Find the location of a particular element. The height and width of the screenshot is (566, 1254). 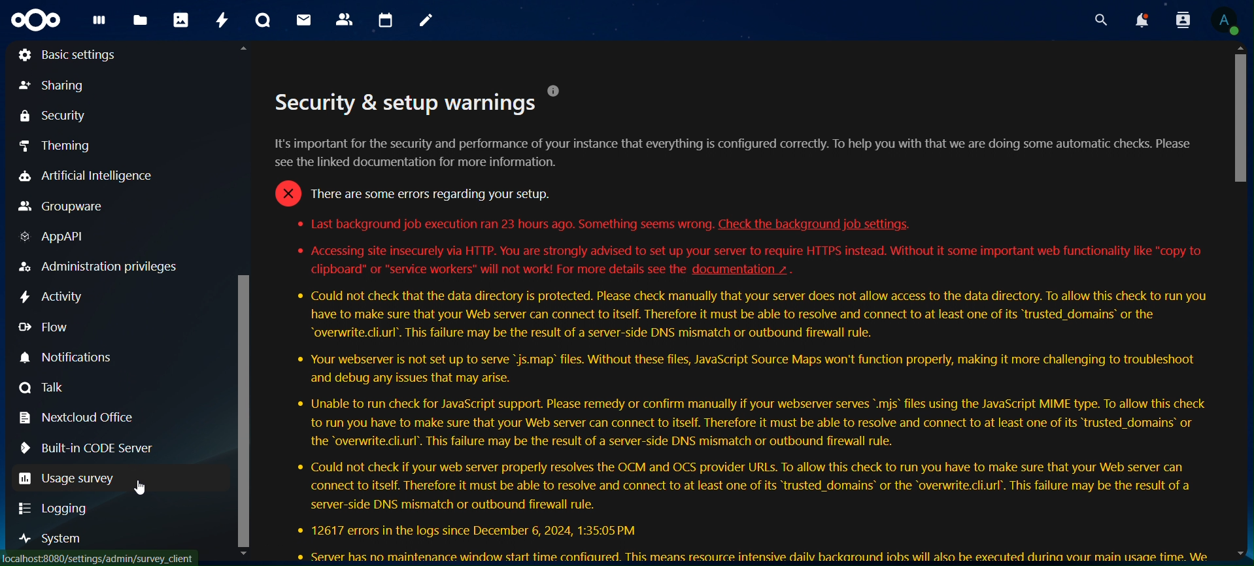

groupware is located at coordinates (65, 208).